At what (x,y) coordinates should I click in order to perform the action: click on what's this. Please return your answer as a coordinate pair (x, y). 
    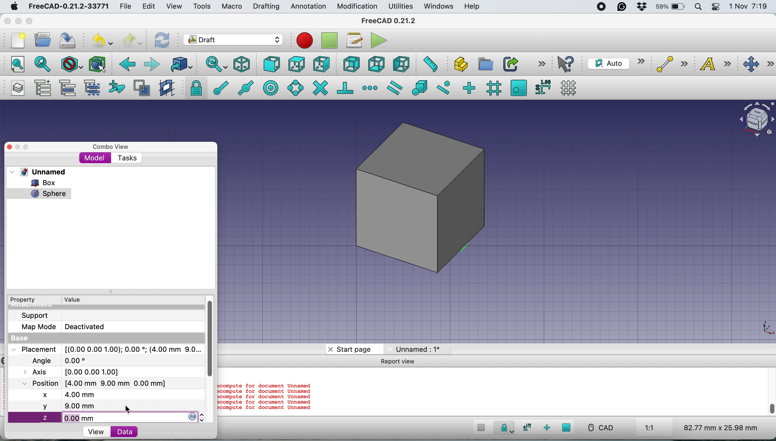
    Looking at the image, I should click on (567, 64).